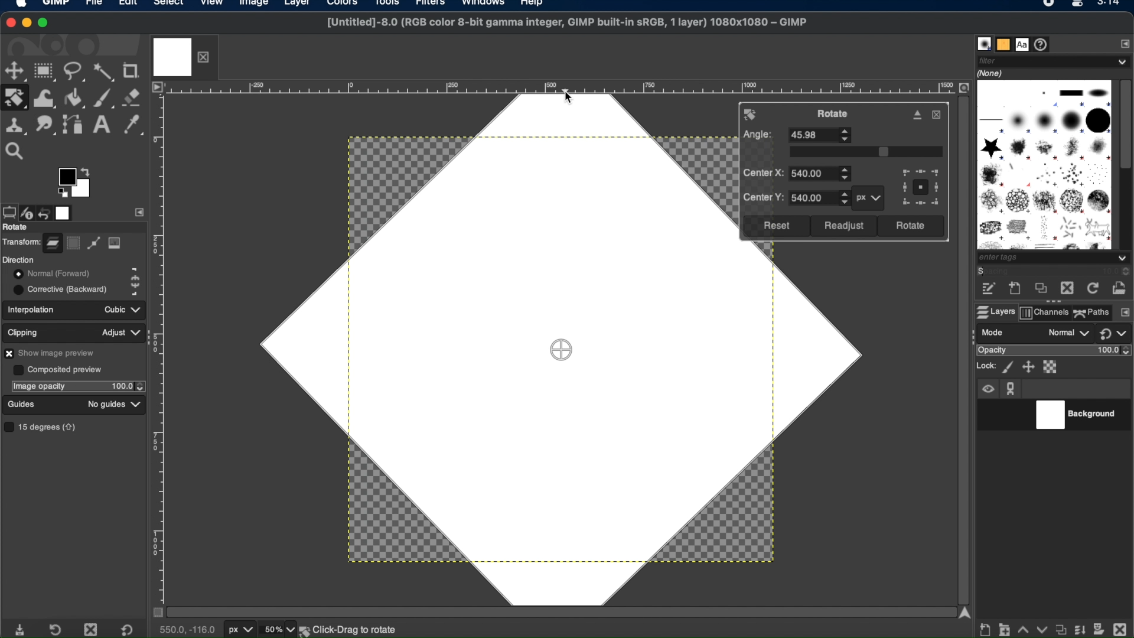  What do you see at coordinates (1047, 5) in the screenshot?
I see `recorder icon` at bounding box center [1047, 5].